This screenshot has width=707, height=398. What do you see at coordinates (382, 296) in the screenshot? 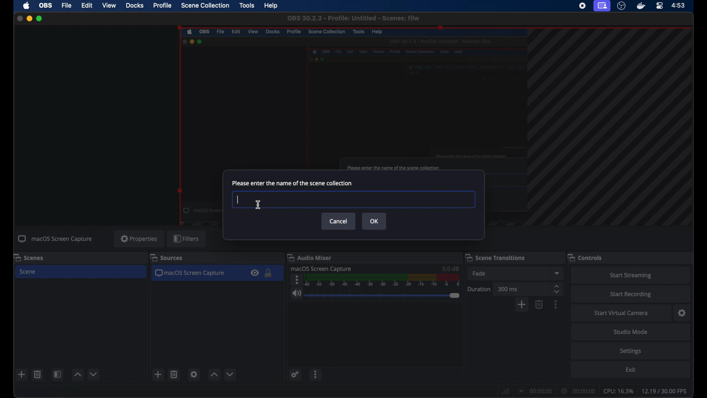
I see `slider` at bounding box center [382, 296].